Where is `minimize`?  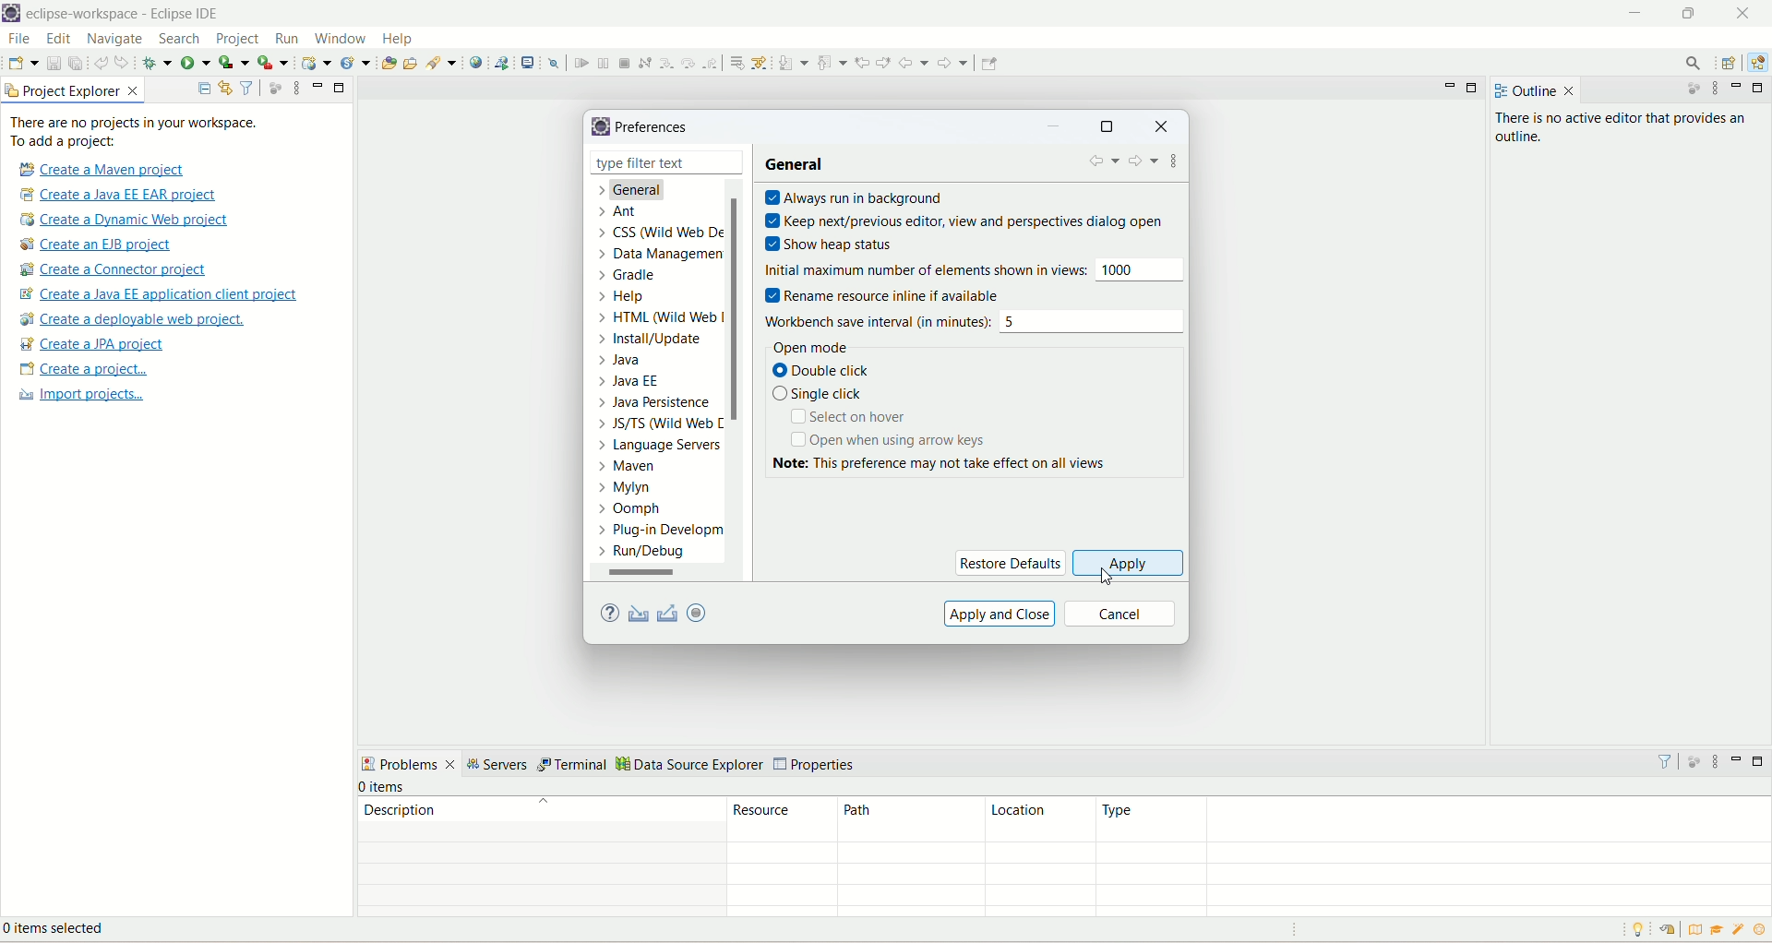
minimize is located at coordinates (1634, 15).